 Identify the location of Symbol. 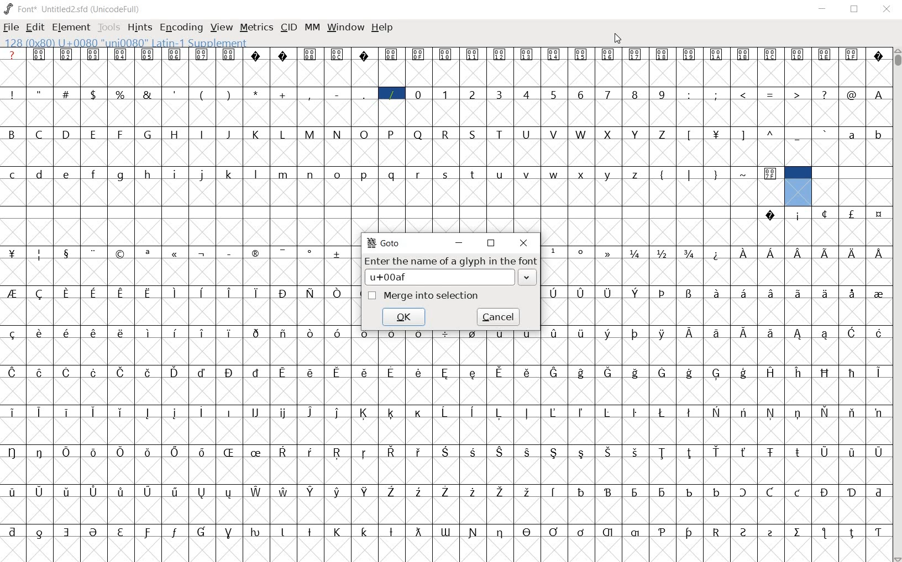
(607, 531).